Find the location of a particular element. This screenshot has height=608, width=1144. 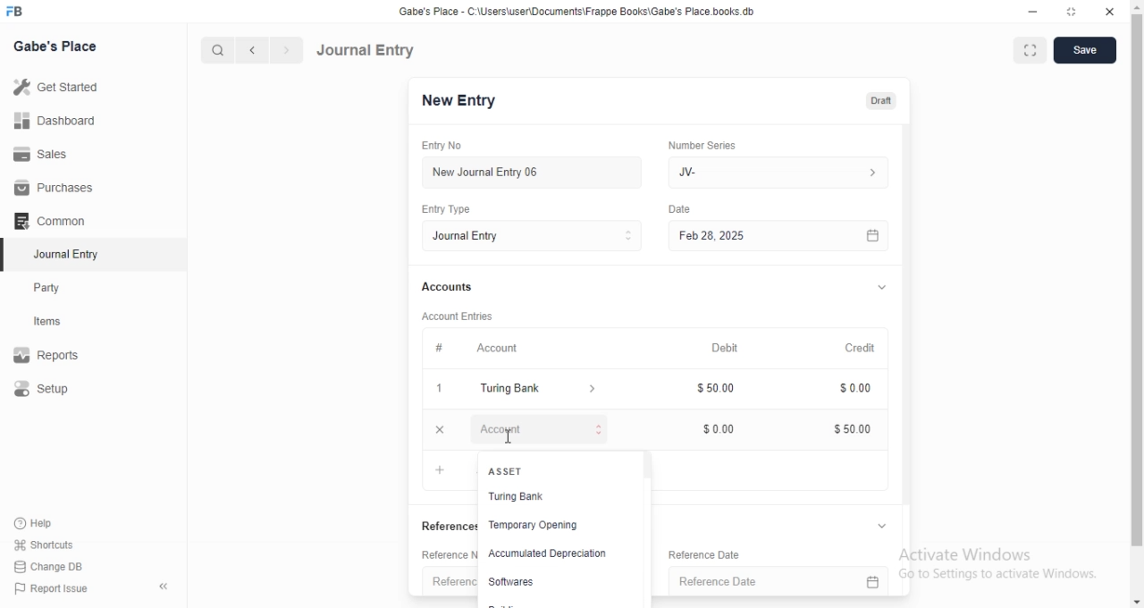

move down is located at coordinates (1137, 604).